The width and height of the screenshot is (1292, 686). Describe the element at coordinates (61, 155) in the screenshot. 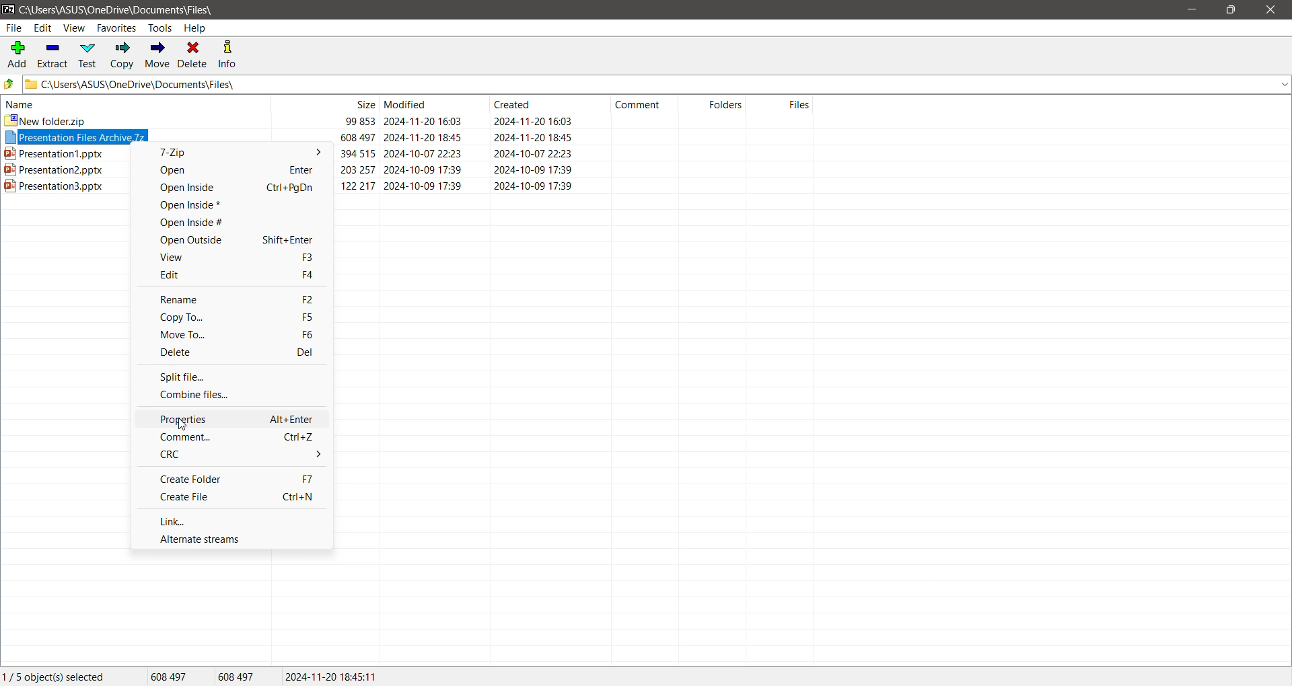

I see `presentation ` at that location.